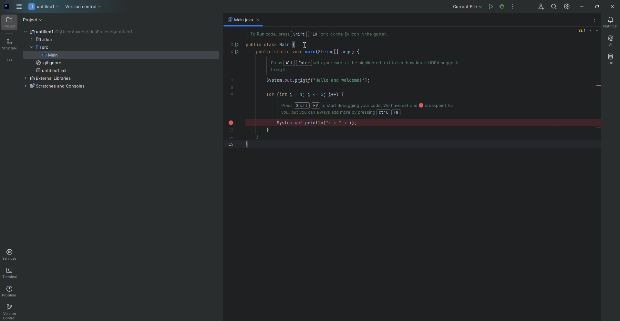  Describe the element at coordinates (596, 6) in the screenshot. I see `Restore` at that location.